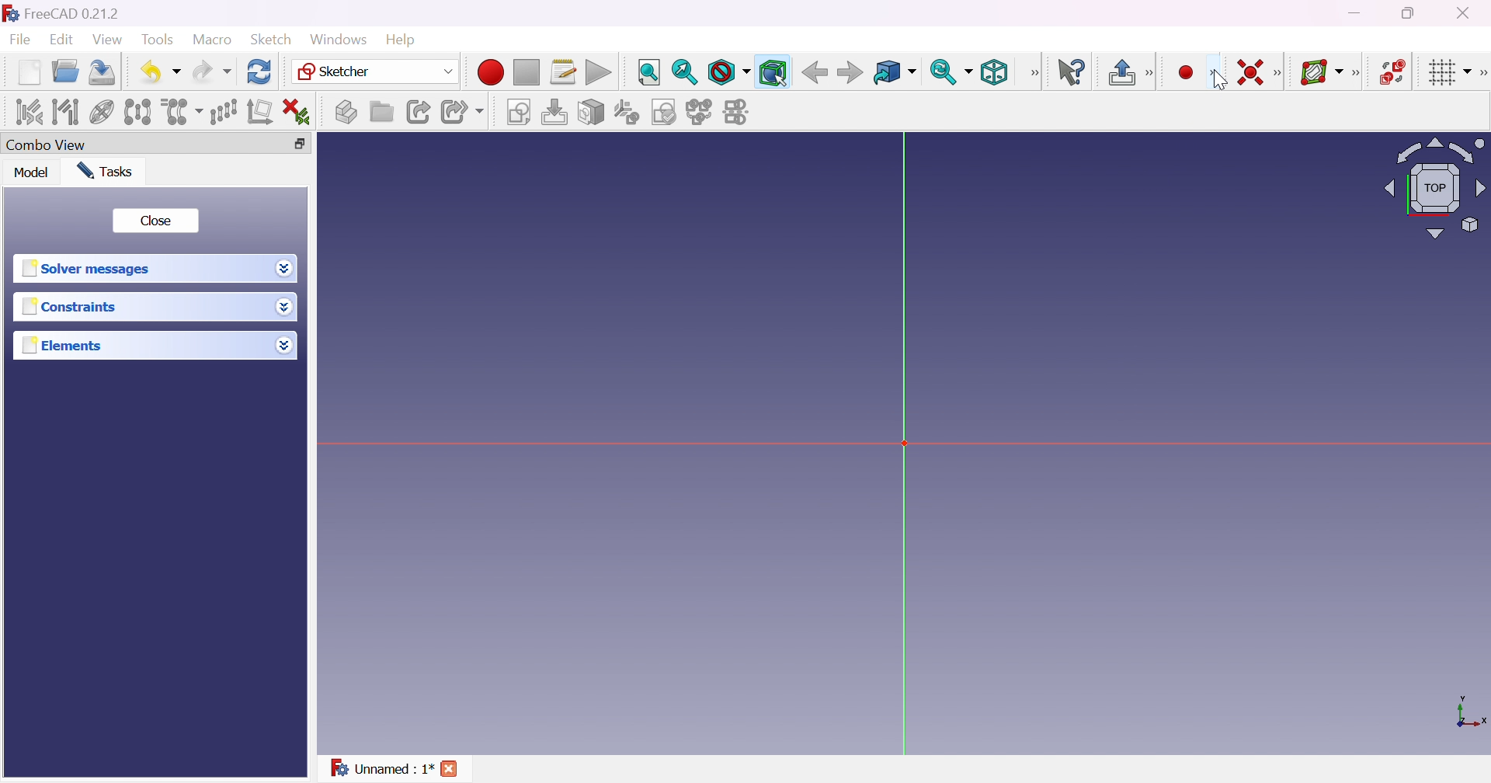 This screenshot has height=783, width=1491. Describe the element at coordinates (90, 270) in the screenshot. I see `Solver message` at that location.